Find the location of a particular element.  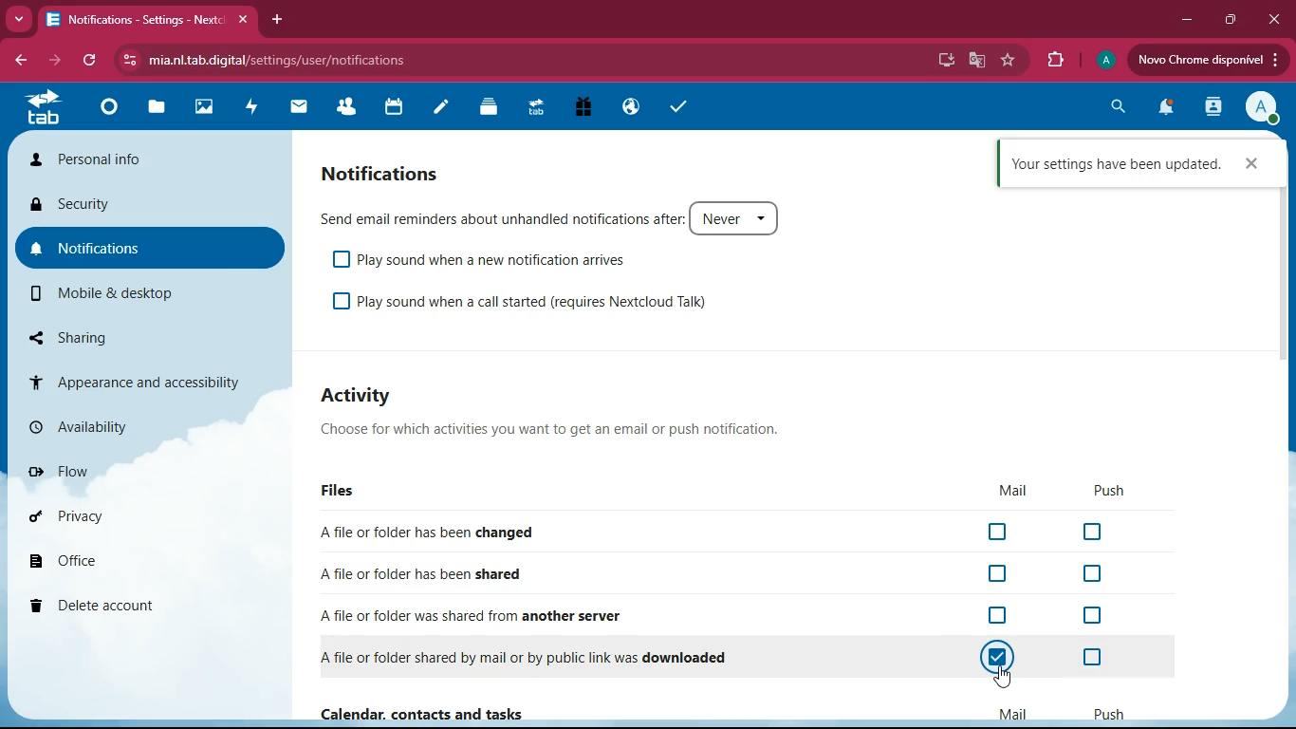

home is located at coordinates (102, 112).